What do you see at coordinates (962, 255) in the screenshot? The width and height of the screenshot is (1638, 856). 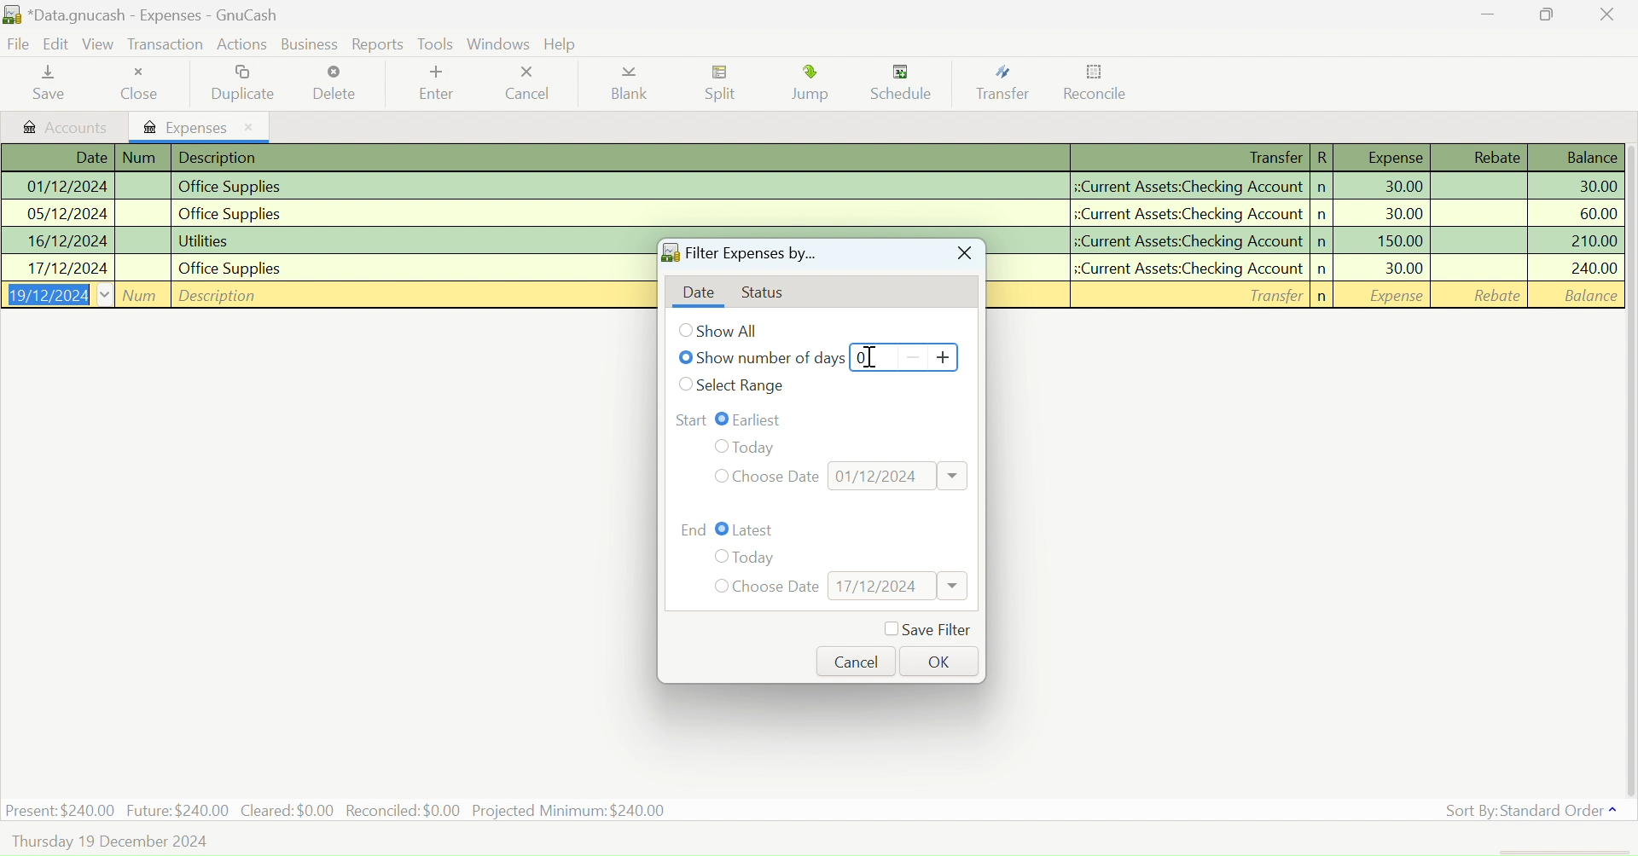 I see `Close Window` at bounding box center [962, 255].